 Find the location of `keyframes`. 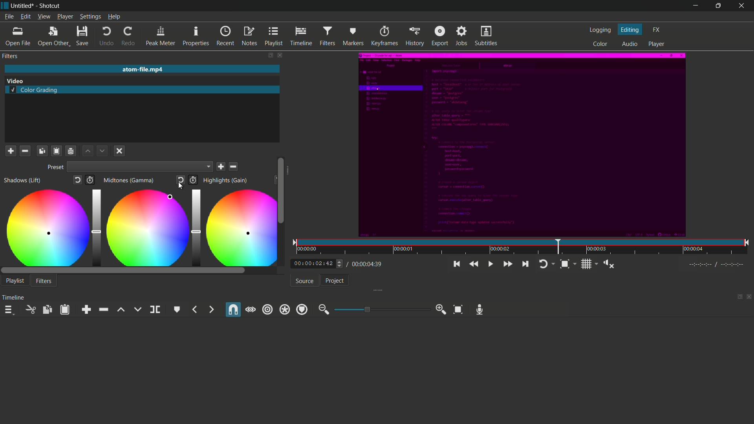

keyframes is located at coordinates (384, 36).